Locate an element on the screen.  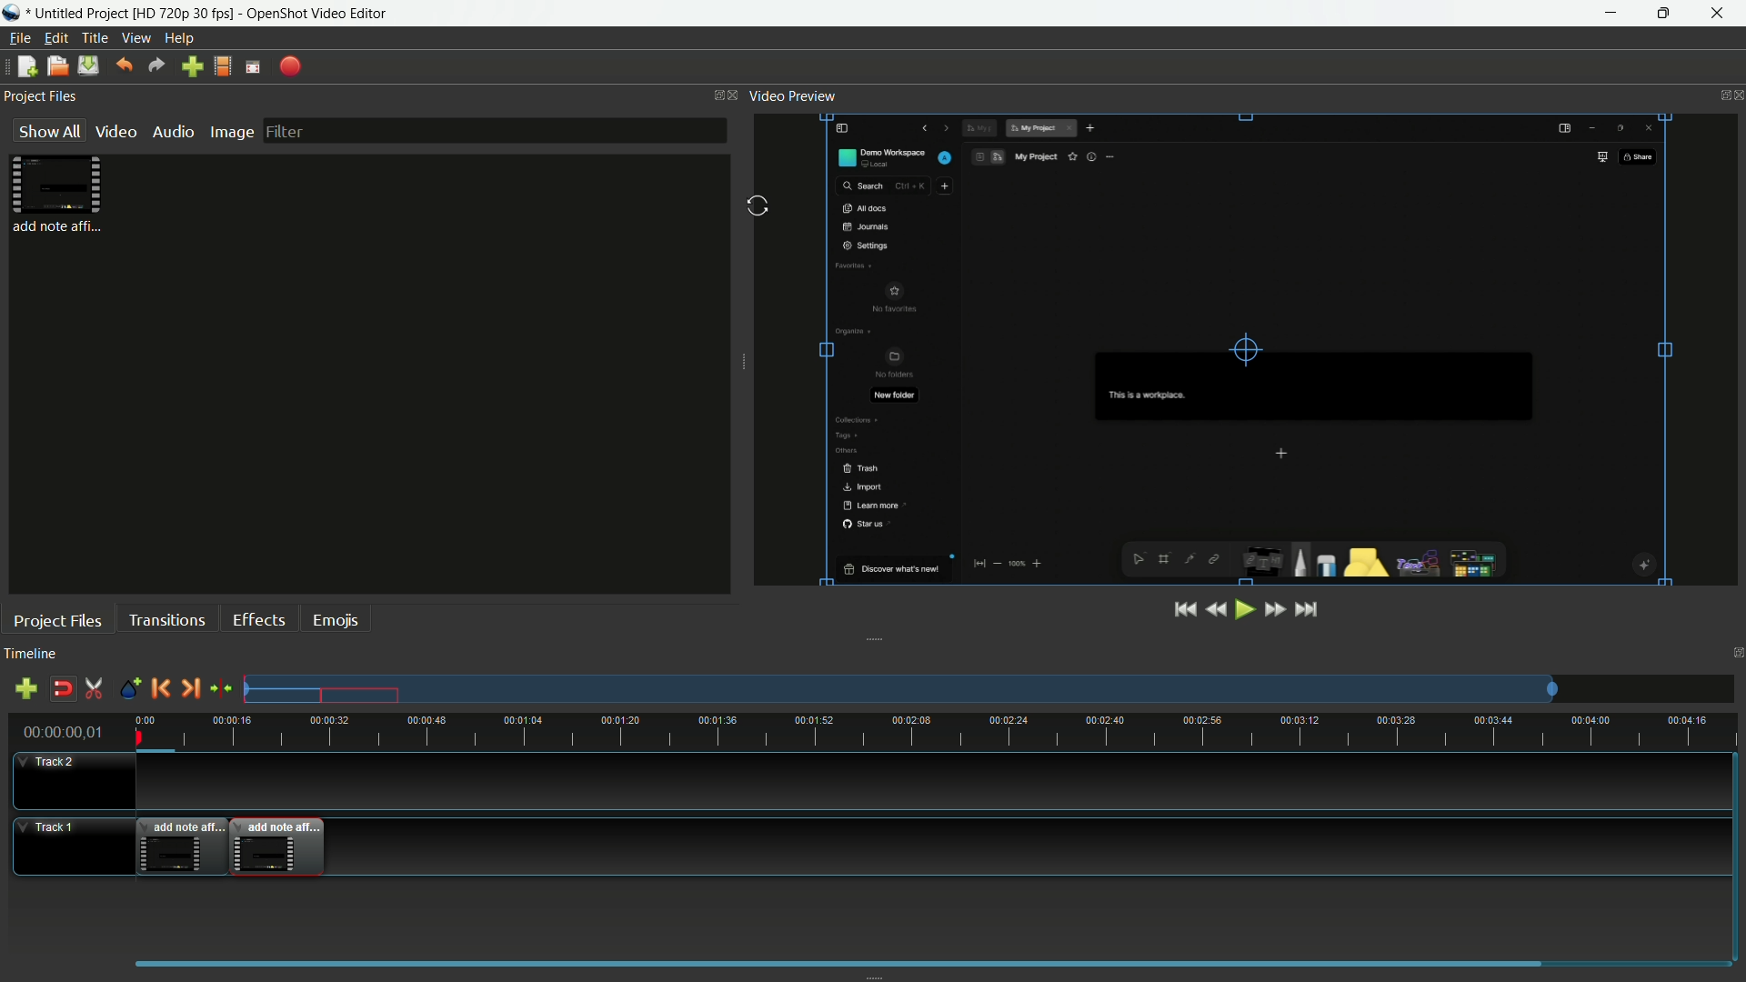
disable snap is located at coordinates (60, 688).